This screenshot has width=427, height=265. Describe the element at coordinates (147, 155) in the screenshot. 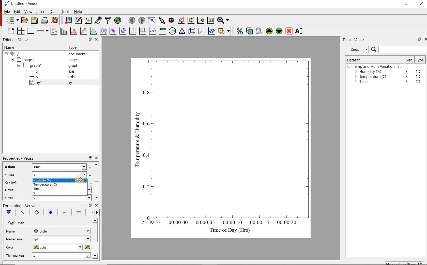

I see `0.4` at that location.